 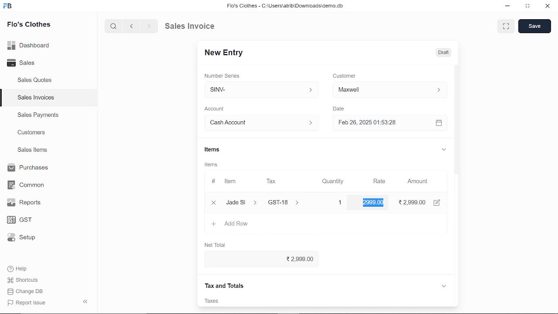 I want to click on , so click(x=212, y=165).